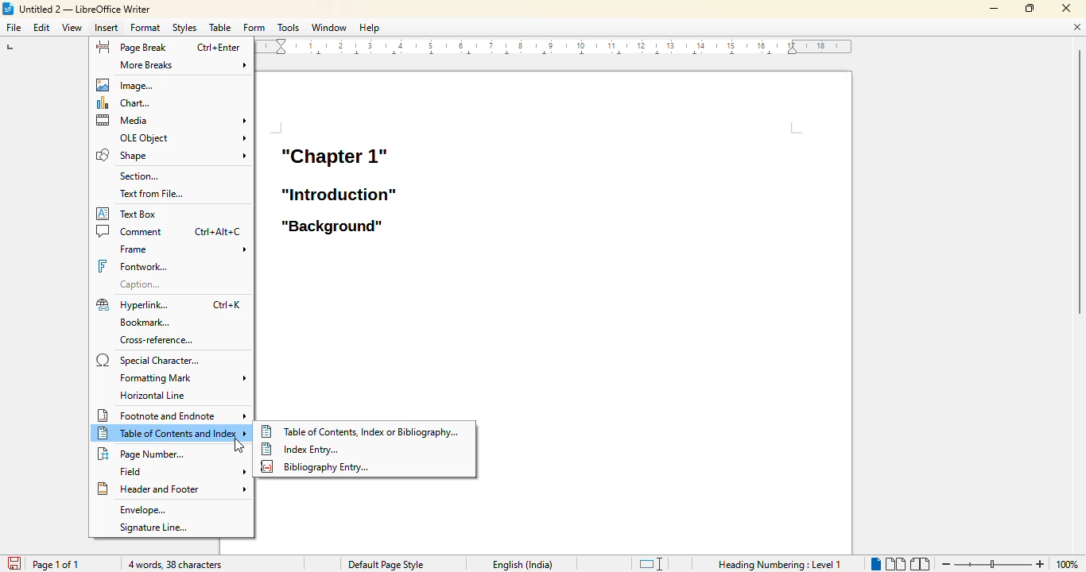  Describe the element at coordinates (172, 489) in the screenshot. I see `header and footer` at that location.